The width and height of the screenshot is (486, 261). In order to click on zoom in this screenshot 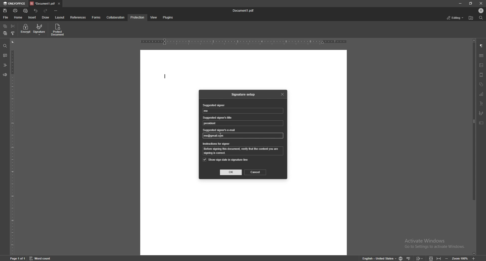, I will do `click(456, 258)`.